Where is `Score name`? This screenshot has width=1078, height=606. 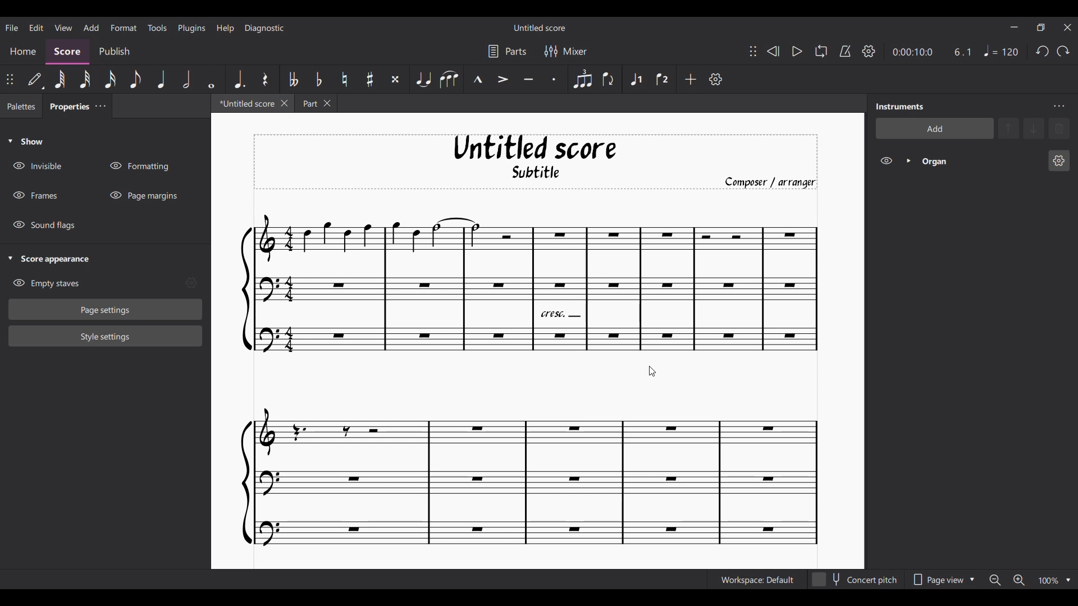 Score name is located at coordinates (540, 27).